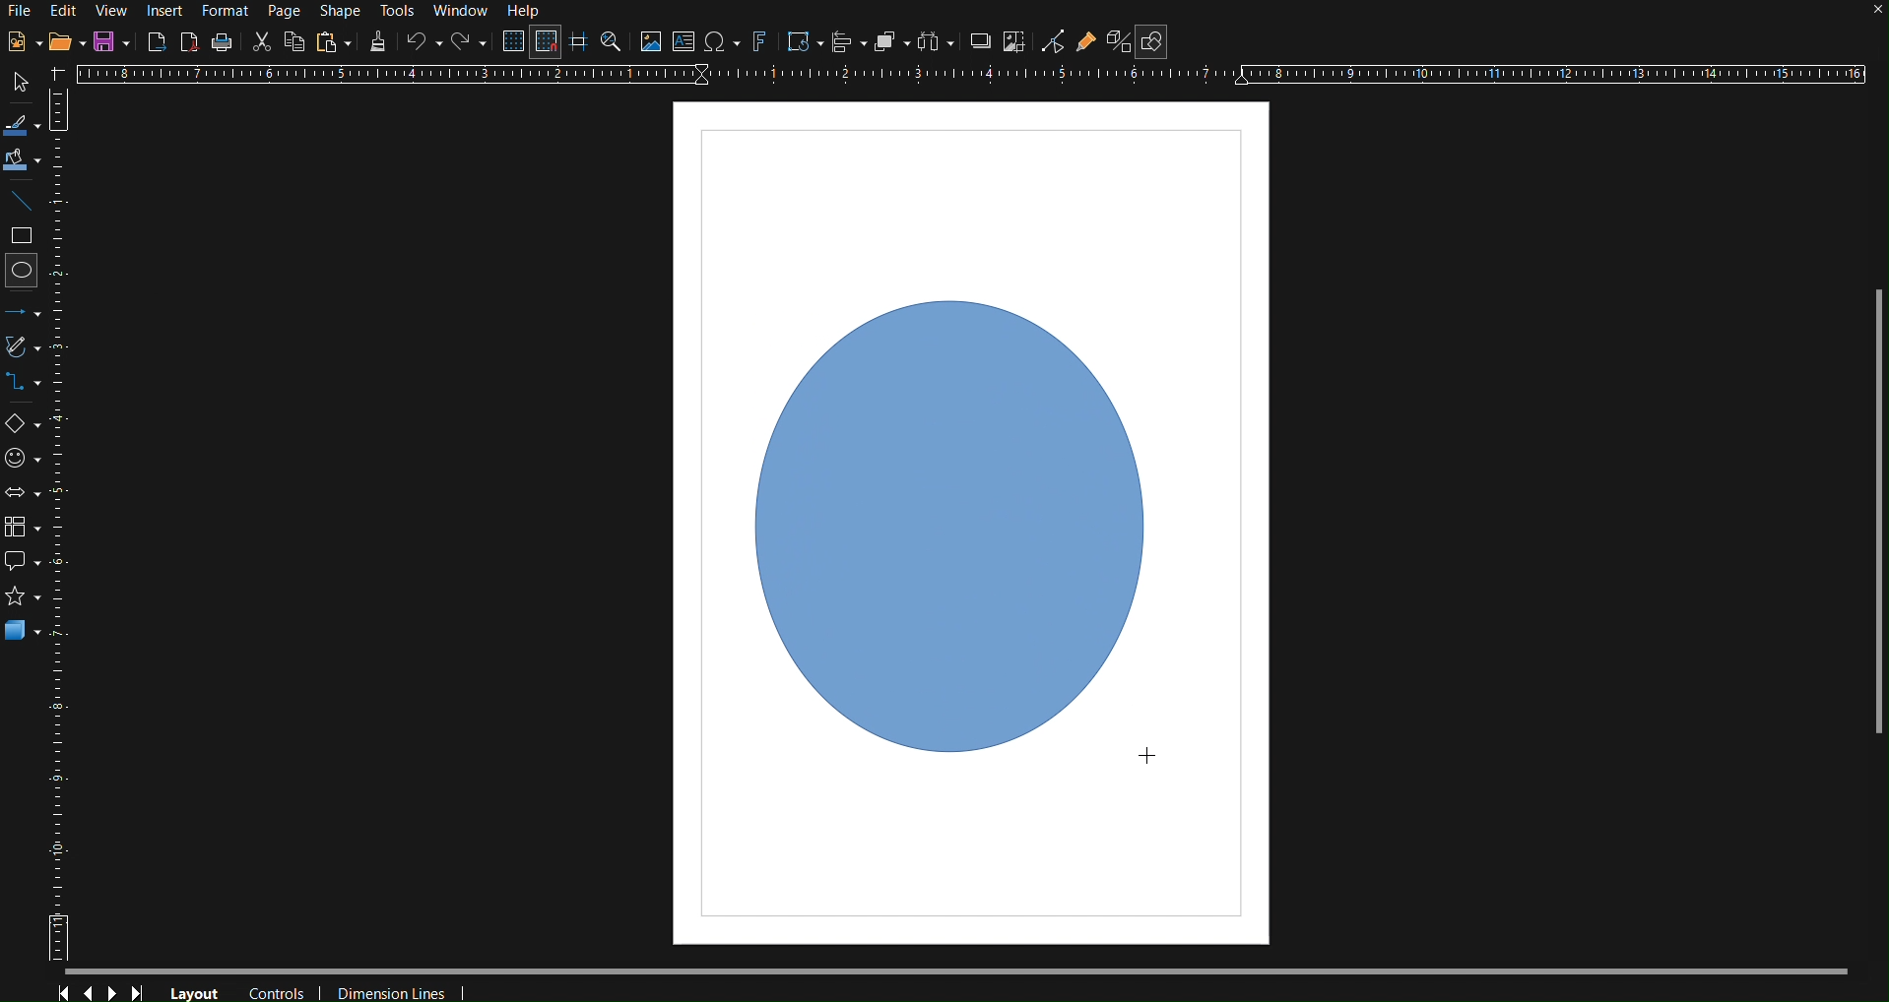 Image resolution: width=1889 pixels, height=1002 pixels. I want to click on Insert special character, so click(720, 43).